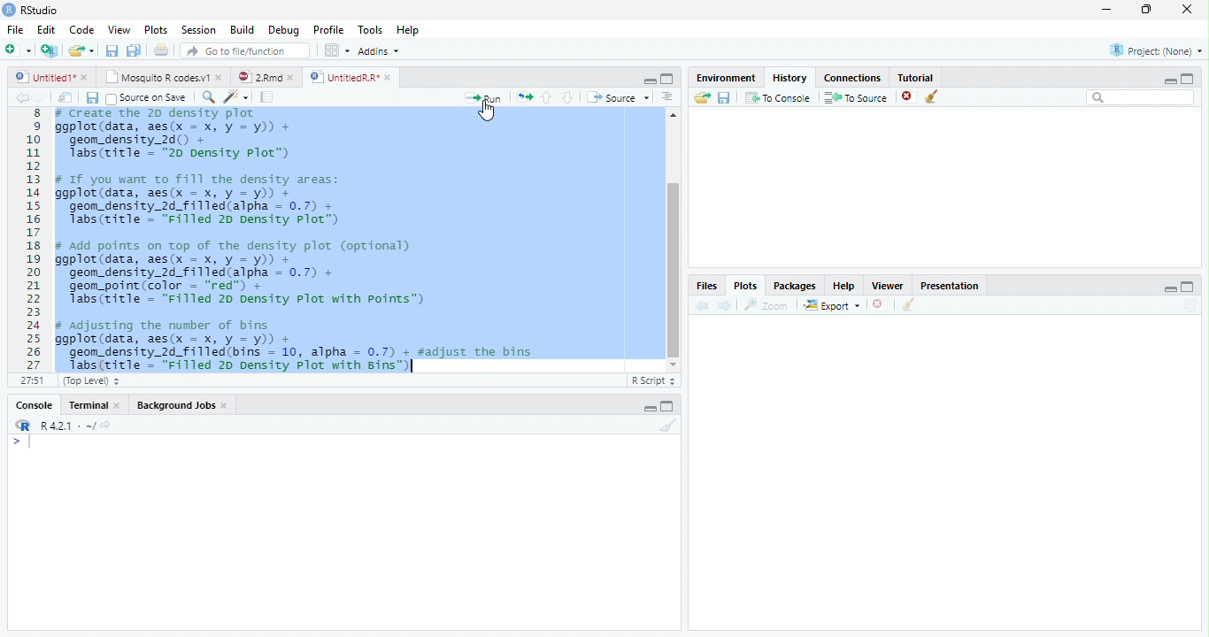 This screenshot has width=1209, height=637. I want to click on Code, so click(83, 31).